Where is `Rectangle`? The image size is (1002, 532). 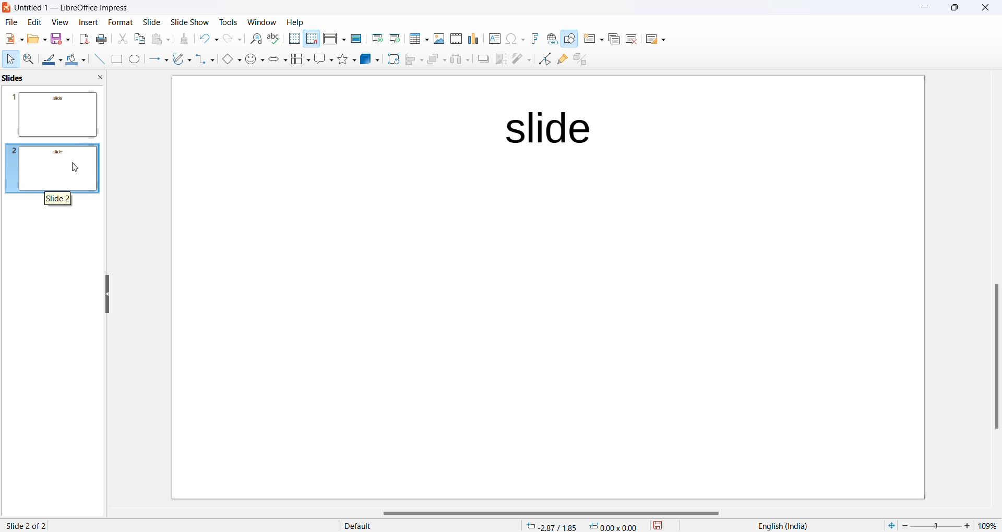
Rectangle is located at coordinates (115, 59).